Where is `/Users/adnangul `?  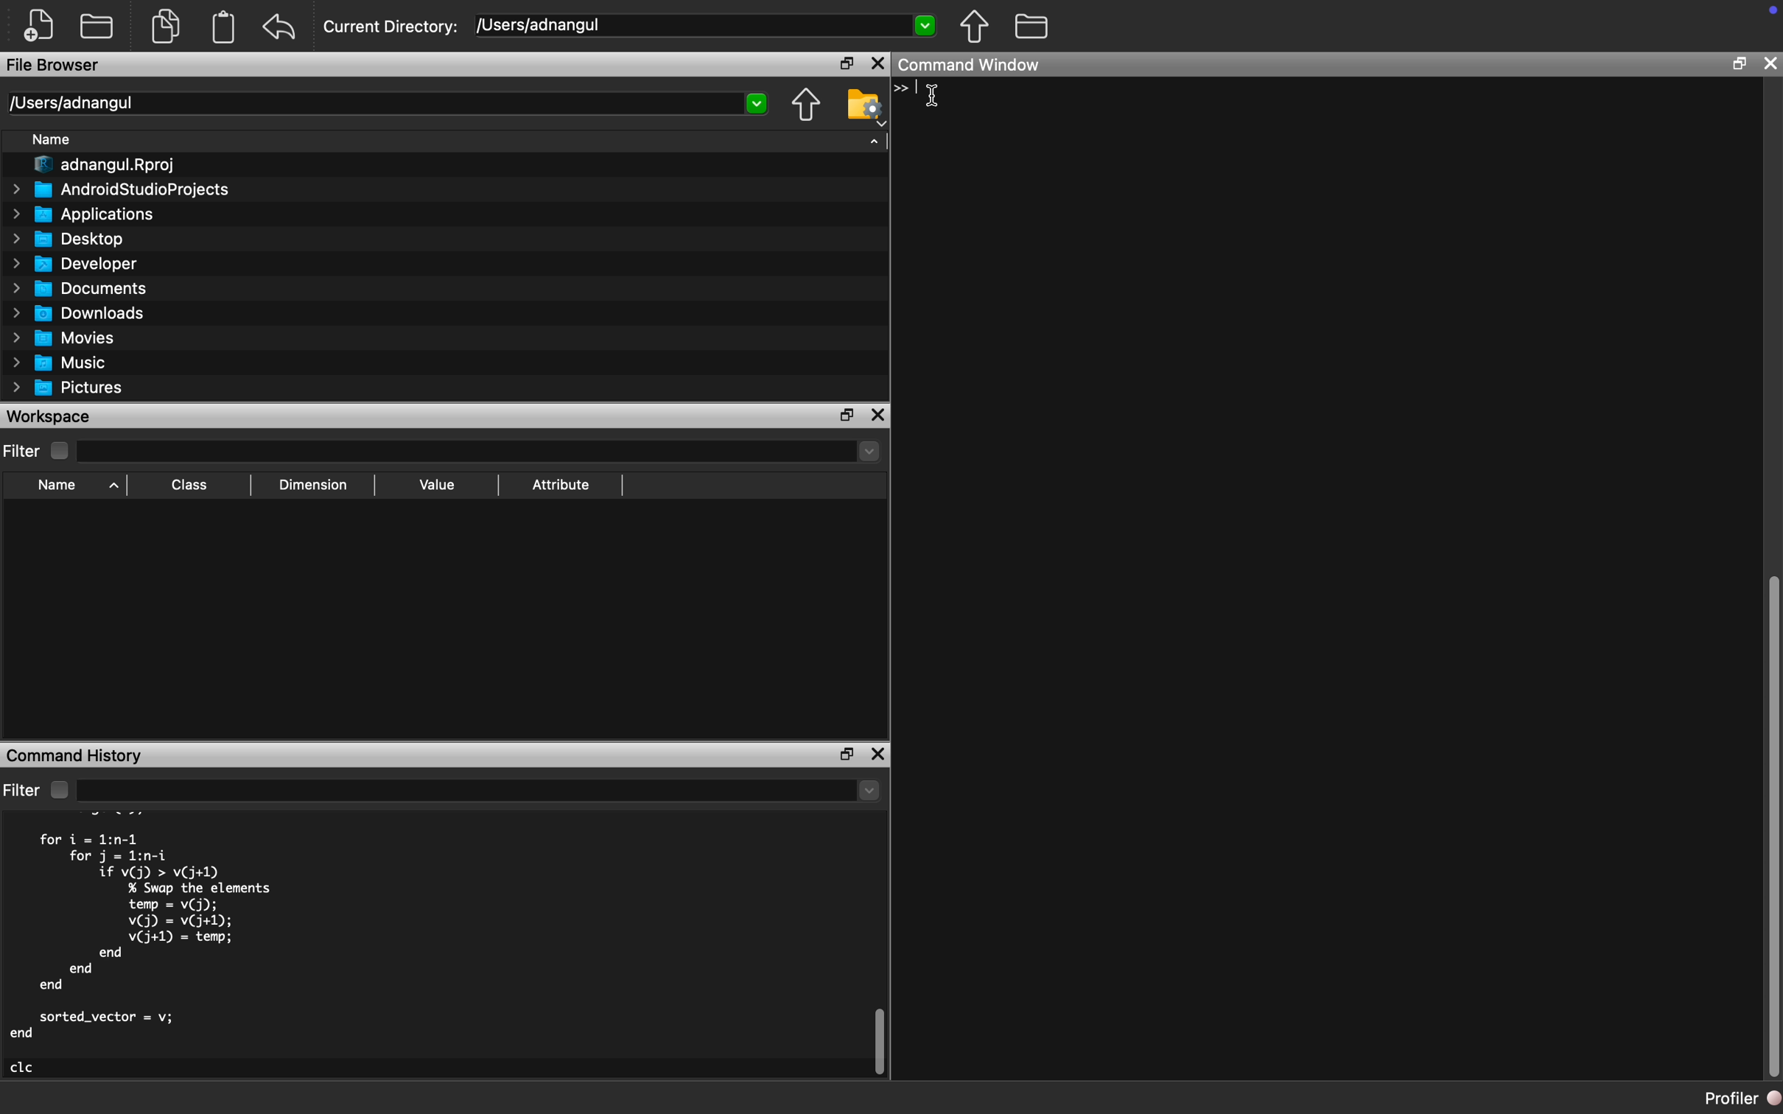
/Users/adnangul  is located at coordinates (385, 104).